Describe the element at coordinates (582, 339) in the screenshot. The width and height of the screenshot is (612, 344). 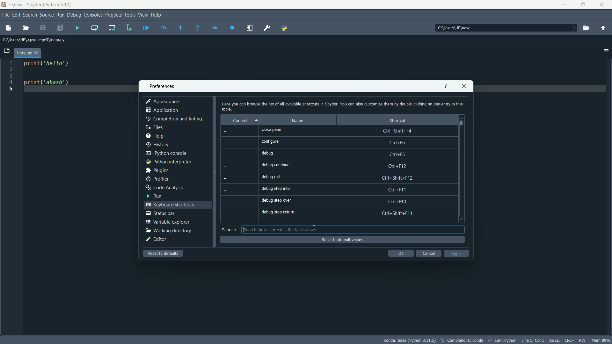
I see `RW` at that location.